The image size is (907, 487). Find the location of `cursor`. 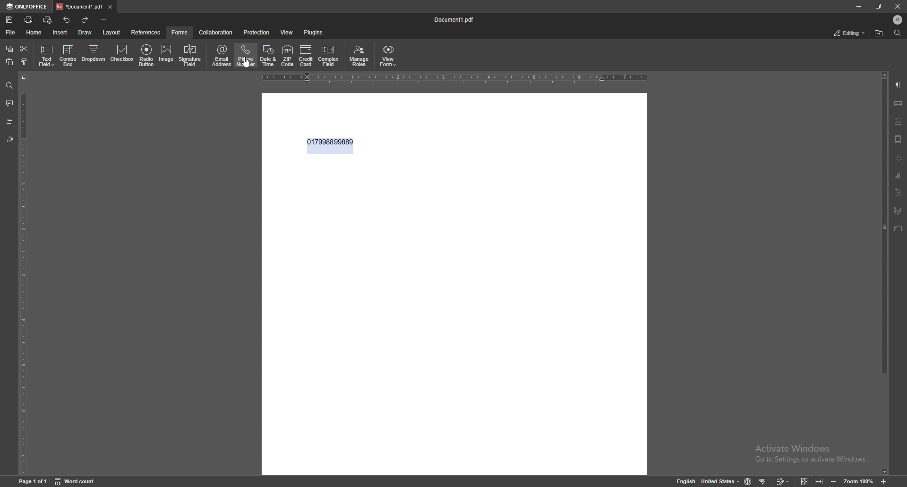

cursor is located at coordinates (246, 61).